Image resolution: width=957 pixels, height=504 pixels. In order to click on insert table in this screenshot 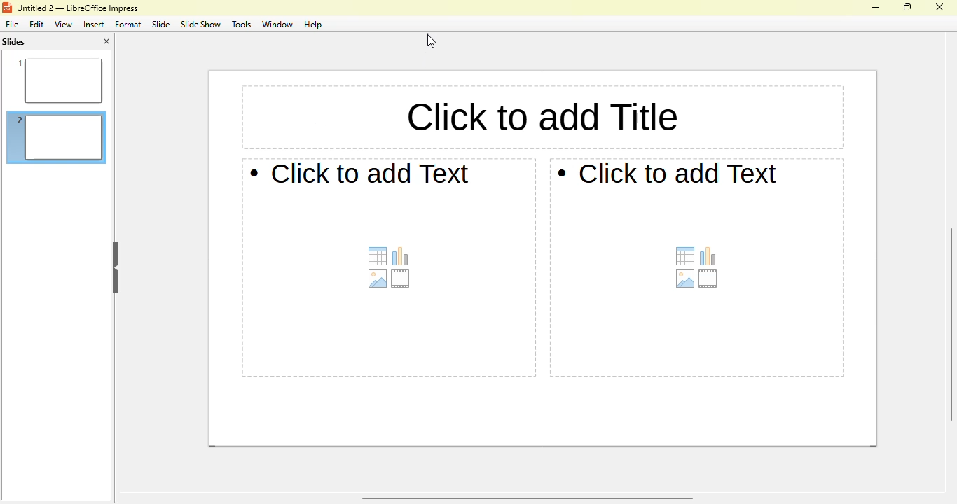, I will do `click(685, 256)`.